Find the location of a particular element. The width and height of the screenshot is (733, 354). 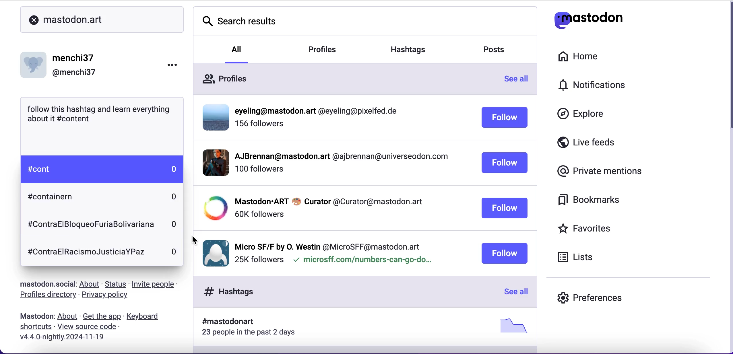

profile is located at coordinates (340, 158).